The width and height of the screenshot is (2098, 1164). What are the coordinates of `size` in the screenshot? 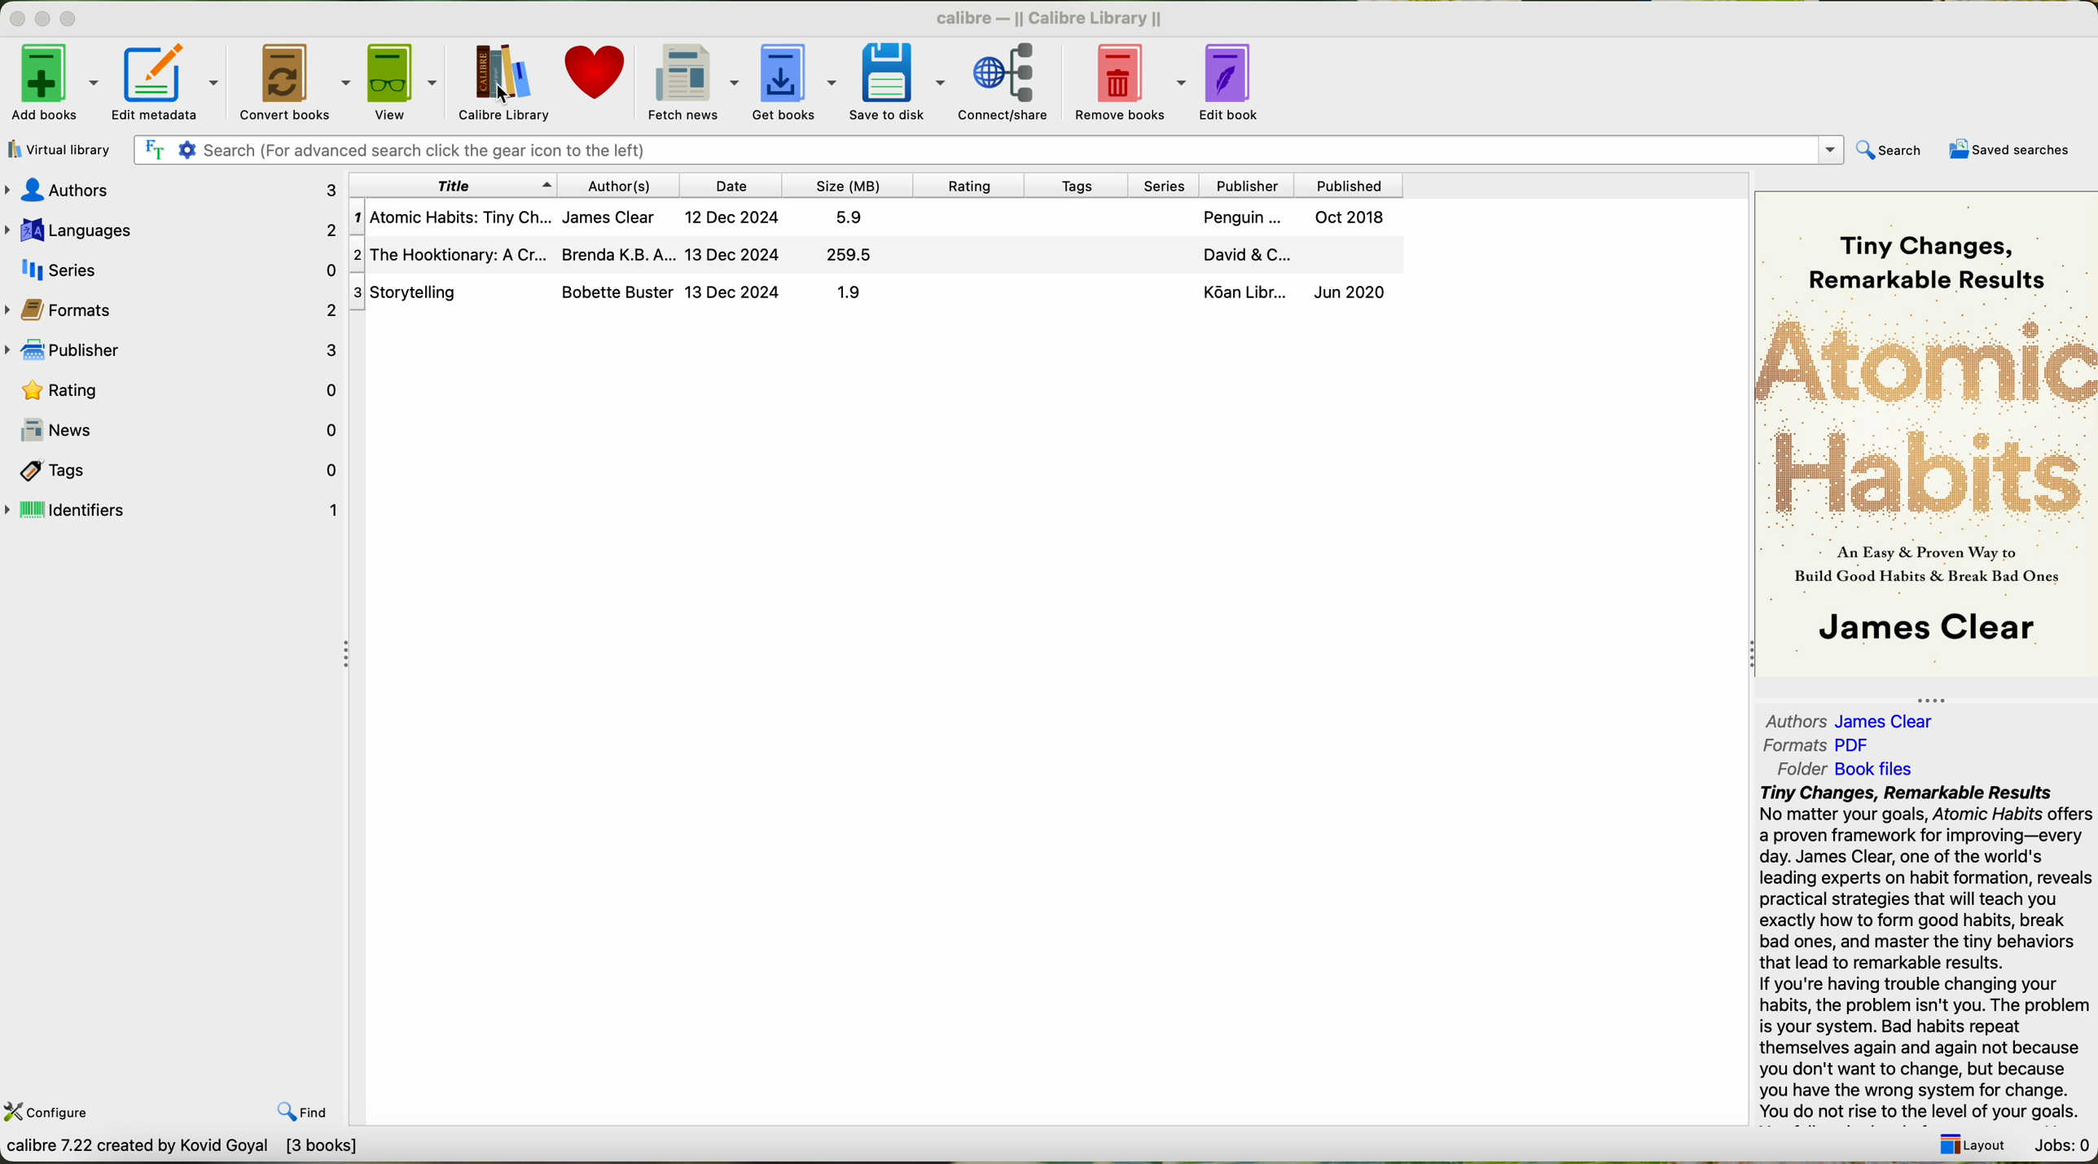 It's located at (849, 186).